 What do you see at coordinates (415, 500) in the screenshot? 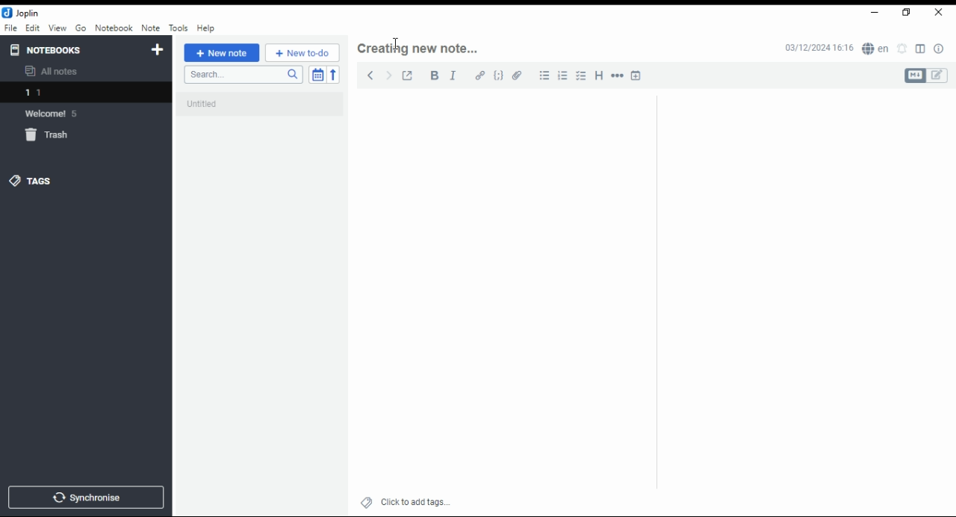
I see `click to add tags` at bounding box center [415, 500].